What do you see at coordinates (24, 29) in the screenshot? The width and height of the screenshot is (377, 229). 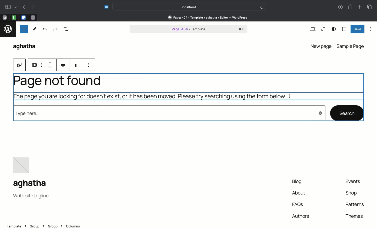 I see `Add new block` at bounding box center [24, 29].